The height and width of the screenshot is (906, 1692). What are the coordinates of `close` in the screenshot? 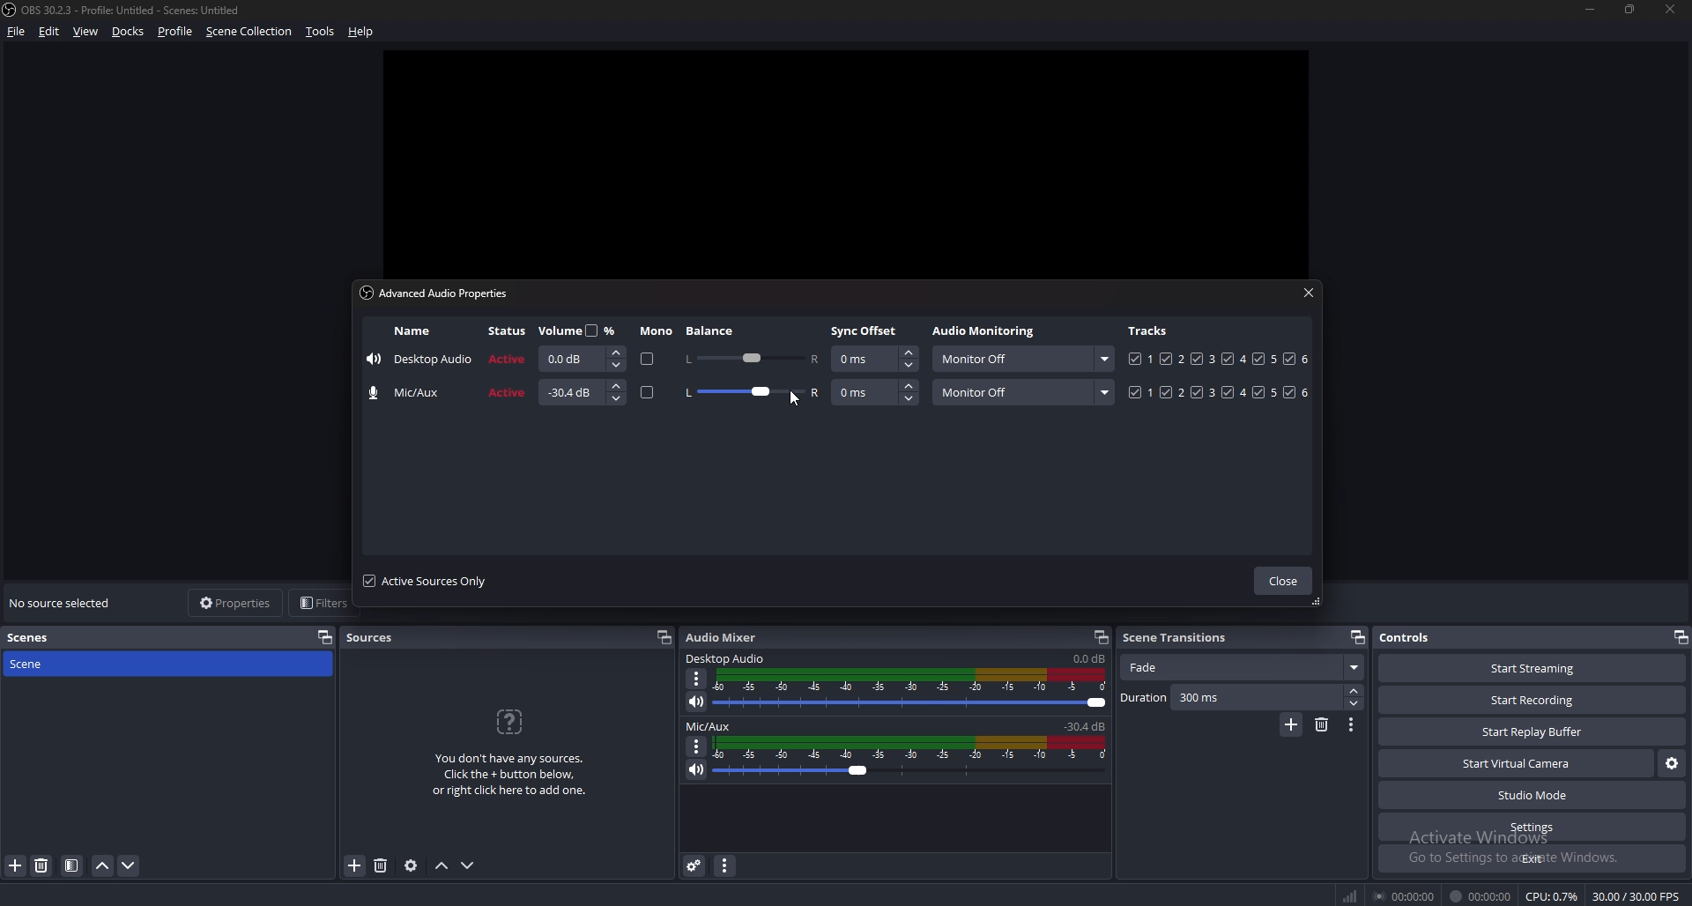 It's located at (1305, 293).